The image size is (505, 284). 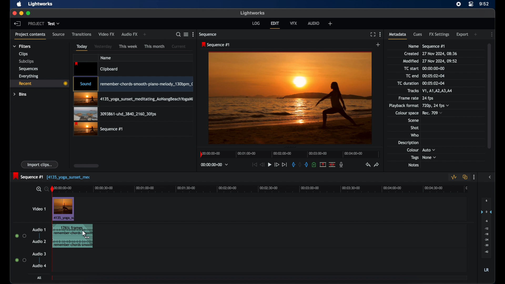 What do you see at coordinates (459, 4) in the screenshot?
I see `screen recorder icon` at bounding box center [459, 4].